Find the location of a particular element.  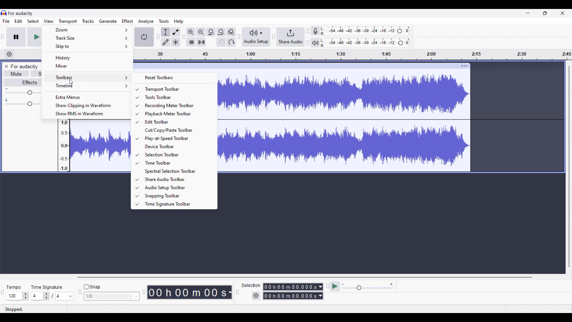

Snapping toolbar is located at coordinates (178, 196).